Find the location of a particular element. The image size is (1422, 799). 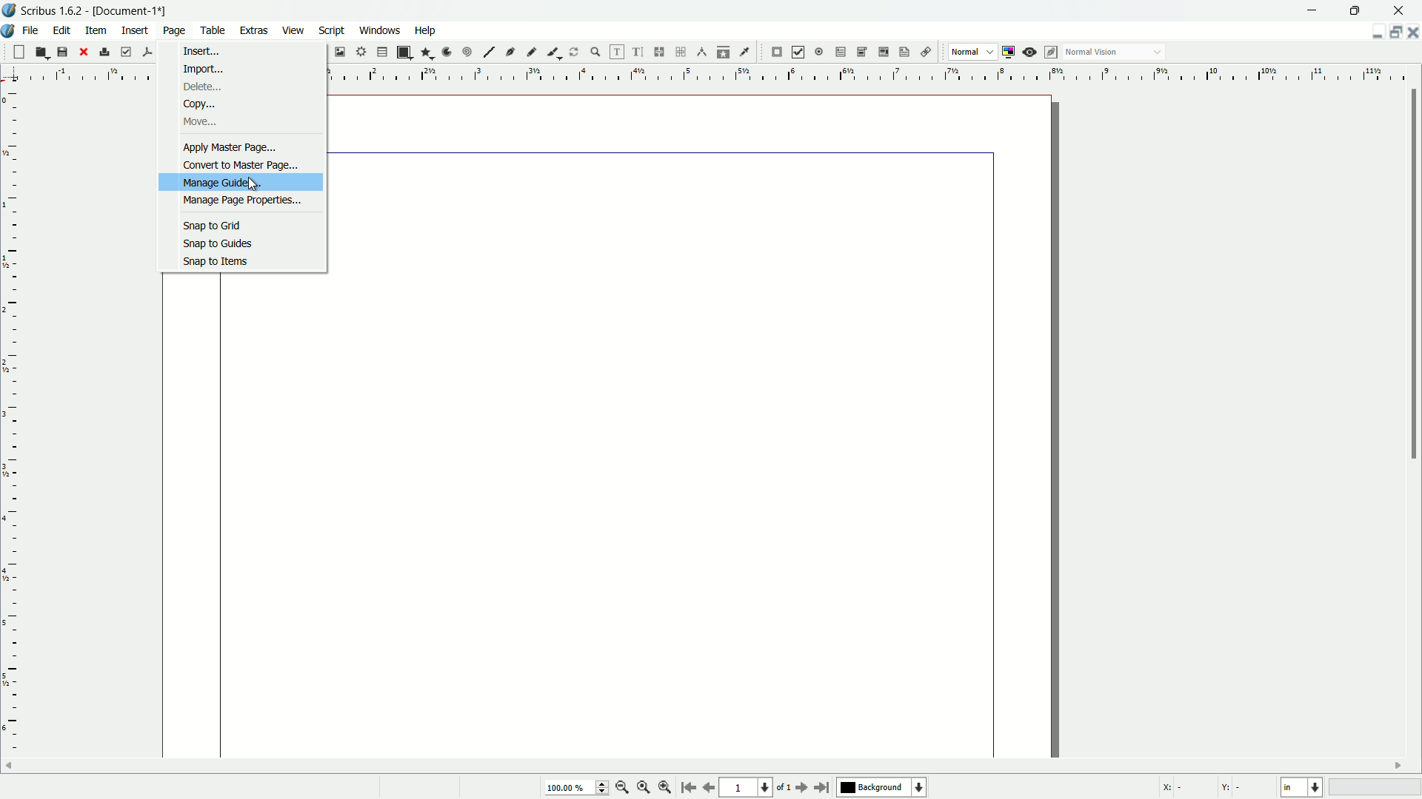

minimize is located at coordinates (1313, 10).